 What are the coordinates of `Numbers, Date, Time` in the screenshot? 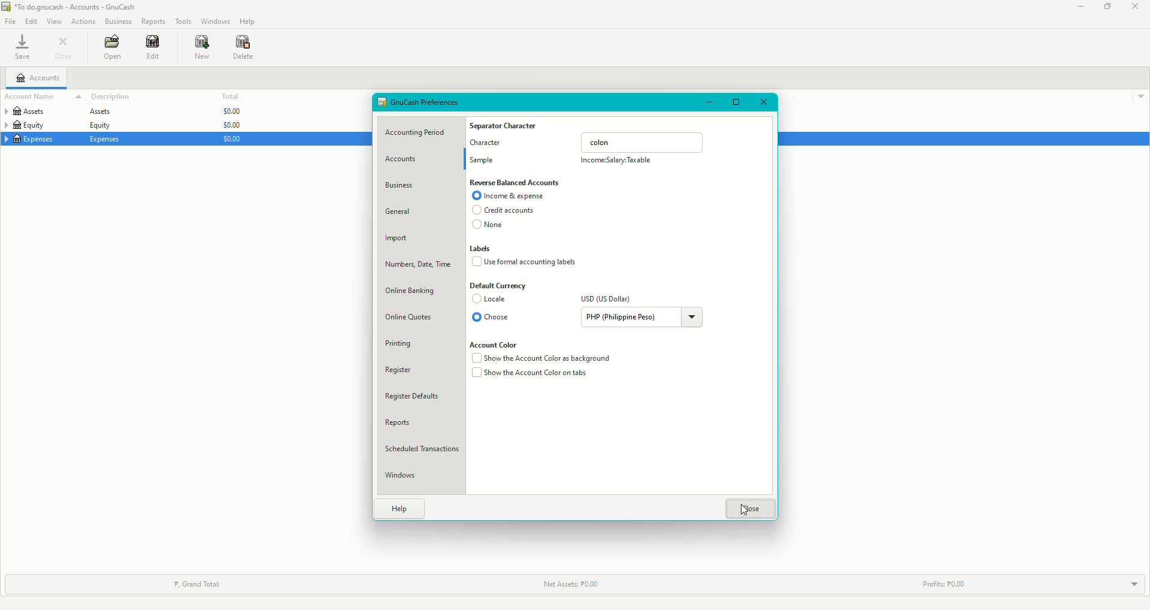 It's located at (416, 267).